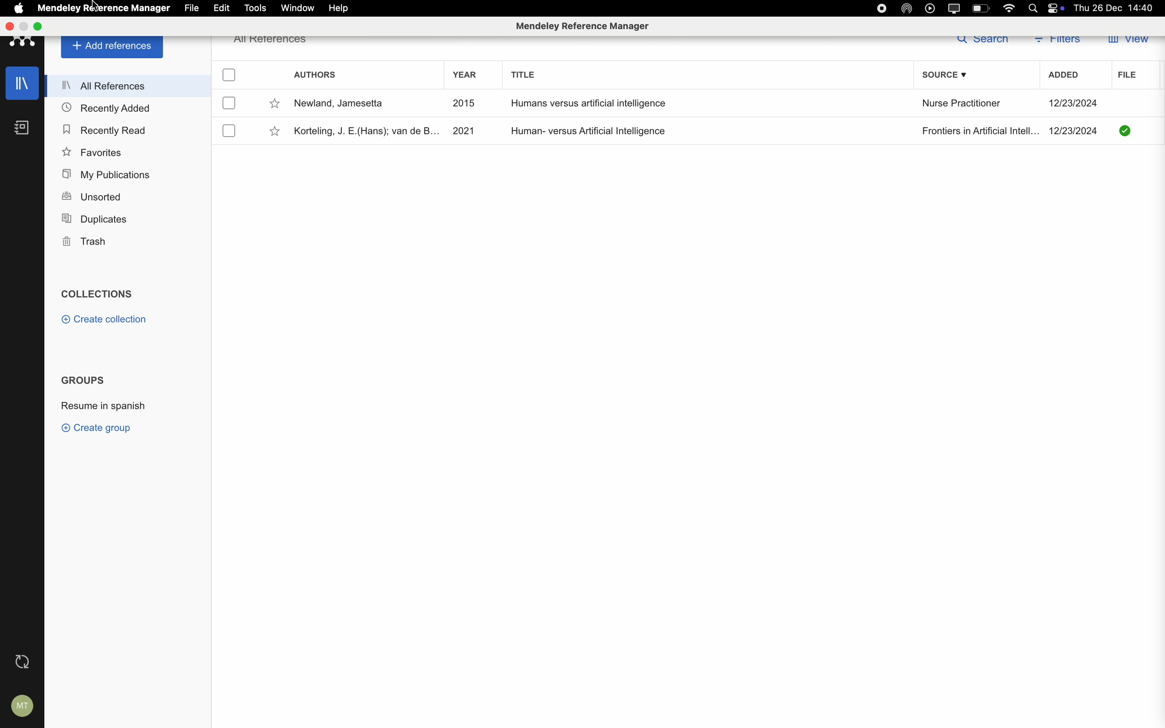 Image resolution: width=1165 pixels, height=728 pixels. I want to click on stop recording, so click(879, 8).